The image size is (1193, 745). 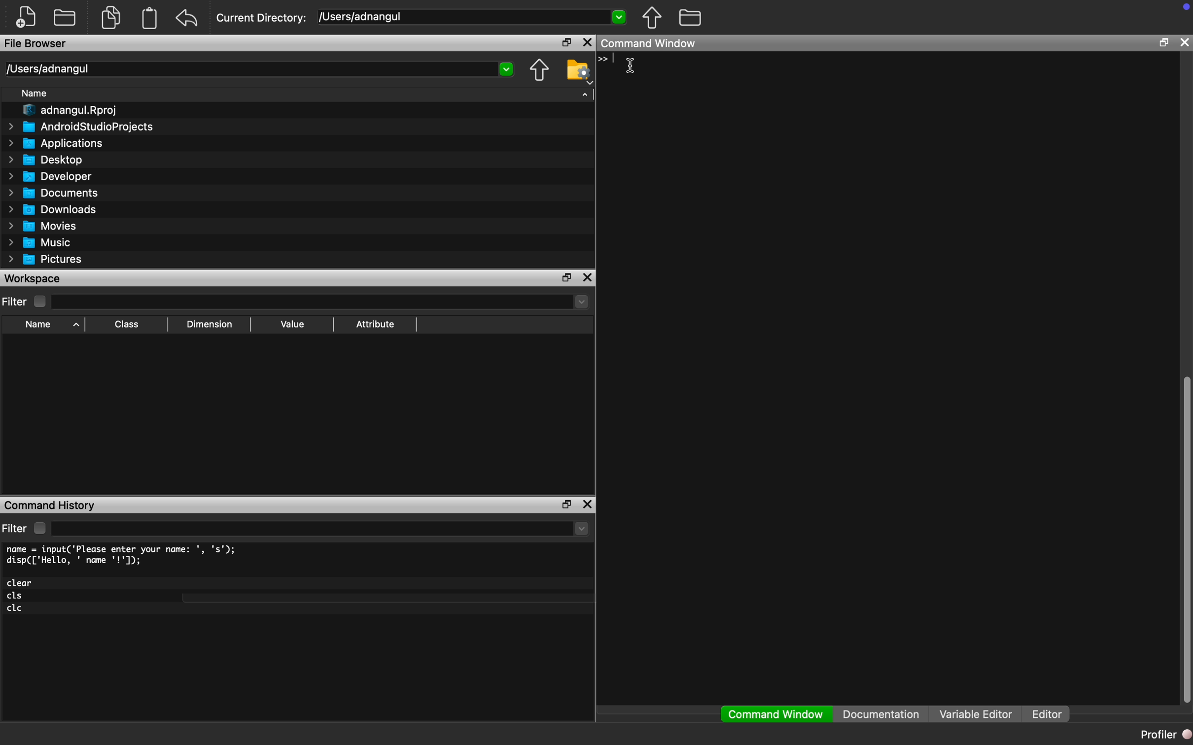 What do you see at coordinates (125, 324) in the screenshot?
I see `Class` at bounding box center [125, 324].